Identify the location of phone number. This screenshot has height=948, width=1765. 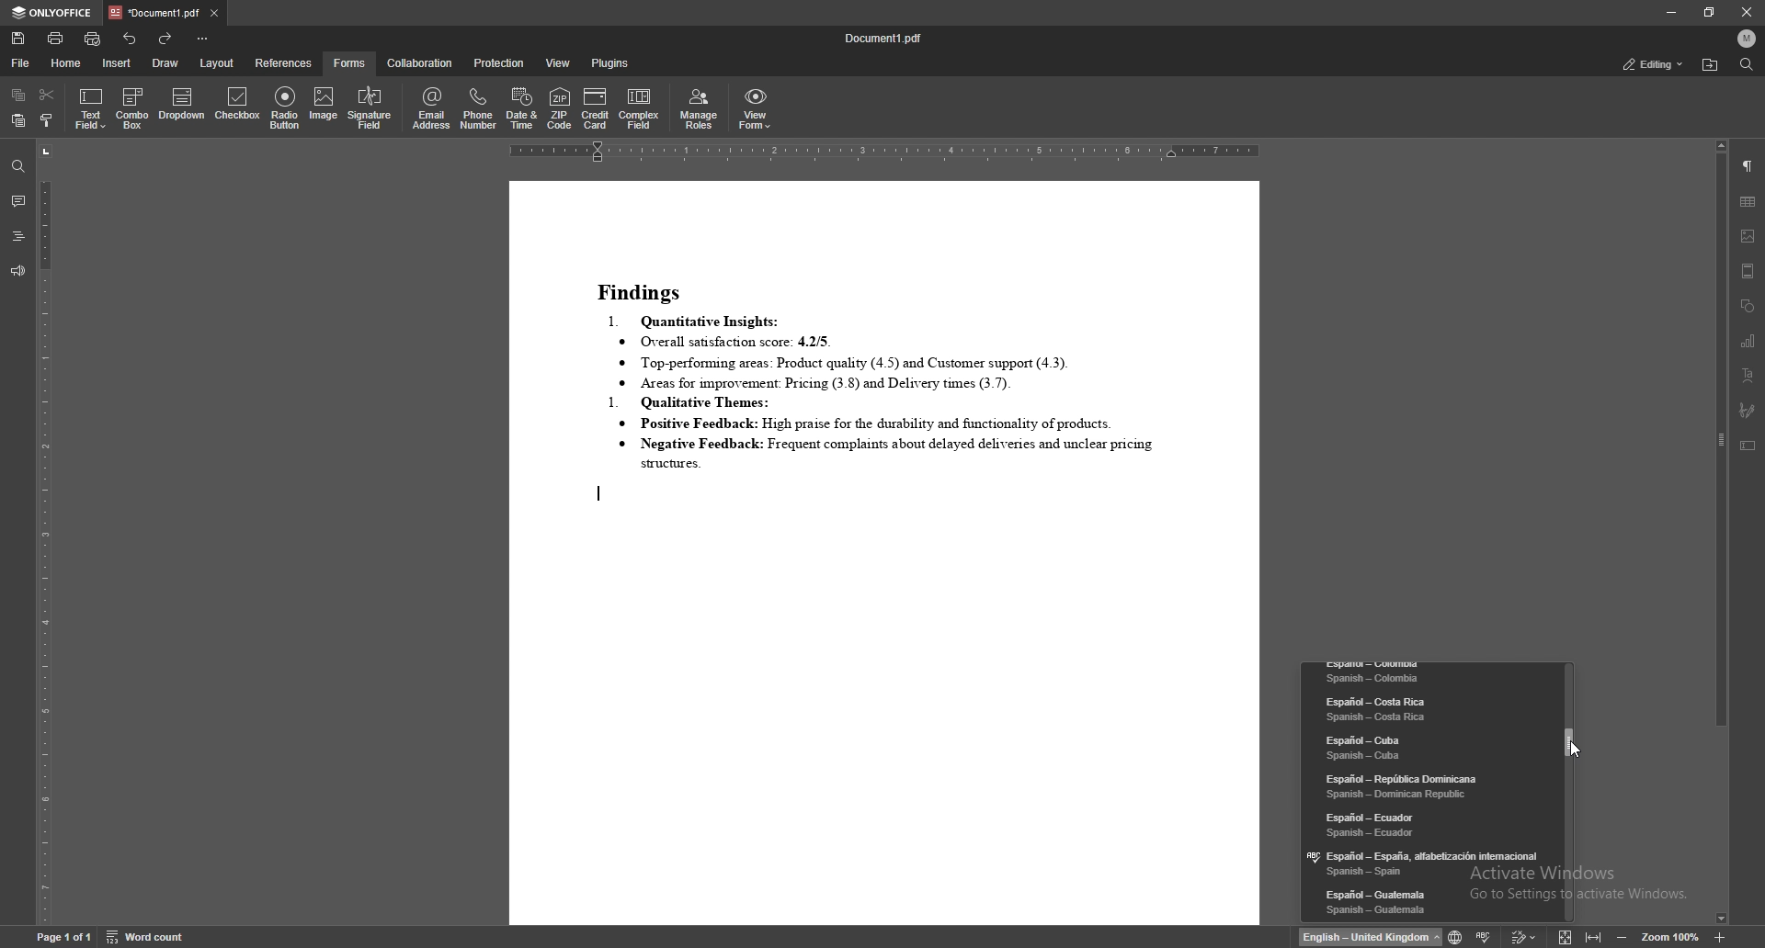
(481, 107).